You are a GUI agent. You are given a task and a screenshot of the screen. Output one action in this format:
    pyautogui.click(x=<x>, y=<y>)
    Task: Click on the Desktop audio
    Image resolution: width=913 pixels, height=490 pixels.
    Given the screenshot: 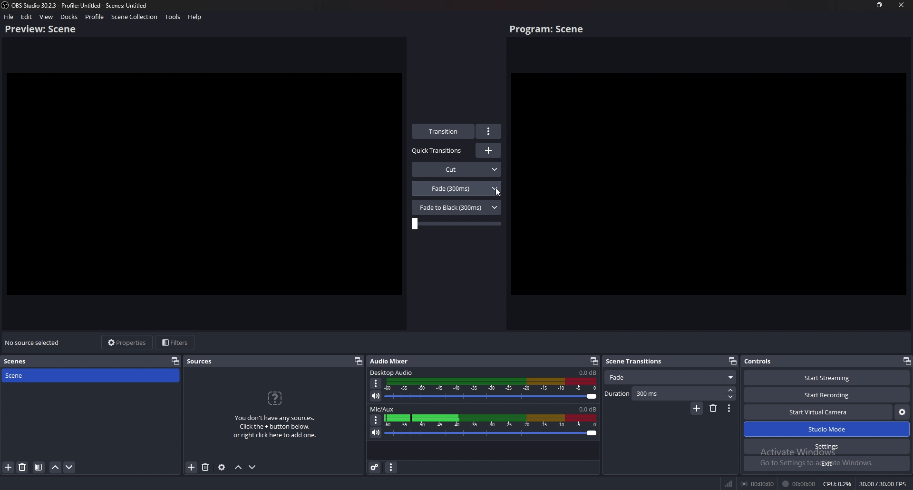 What is the action you would take?
    pyautogui.click(x=392, y=372)
    